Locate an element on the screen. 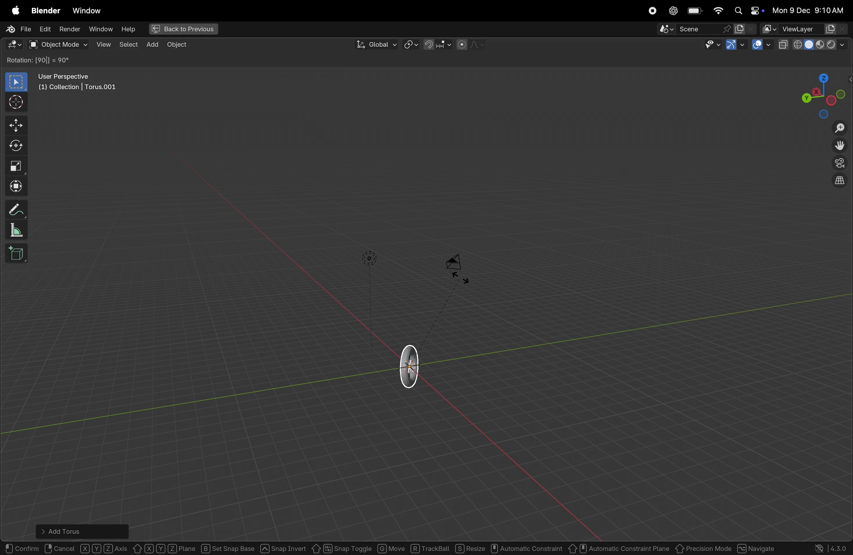 Image resolution: width=853 pixels, height=555 pixels. lights is located at coordinates (370, 258).